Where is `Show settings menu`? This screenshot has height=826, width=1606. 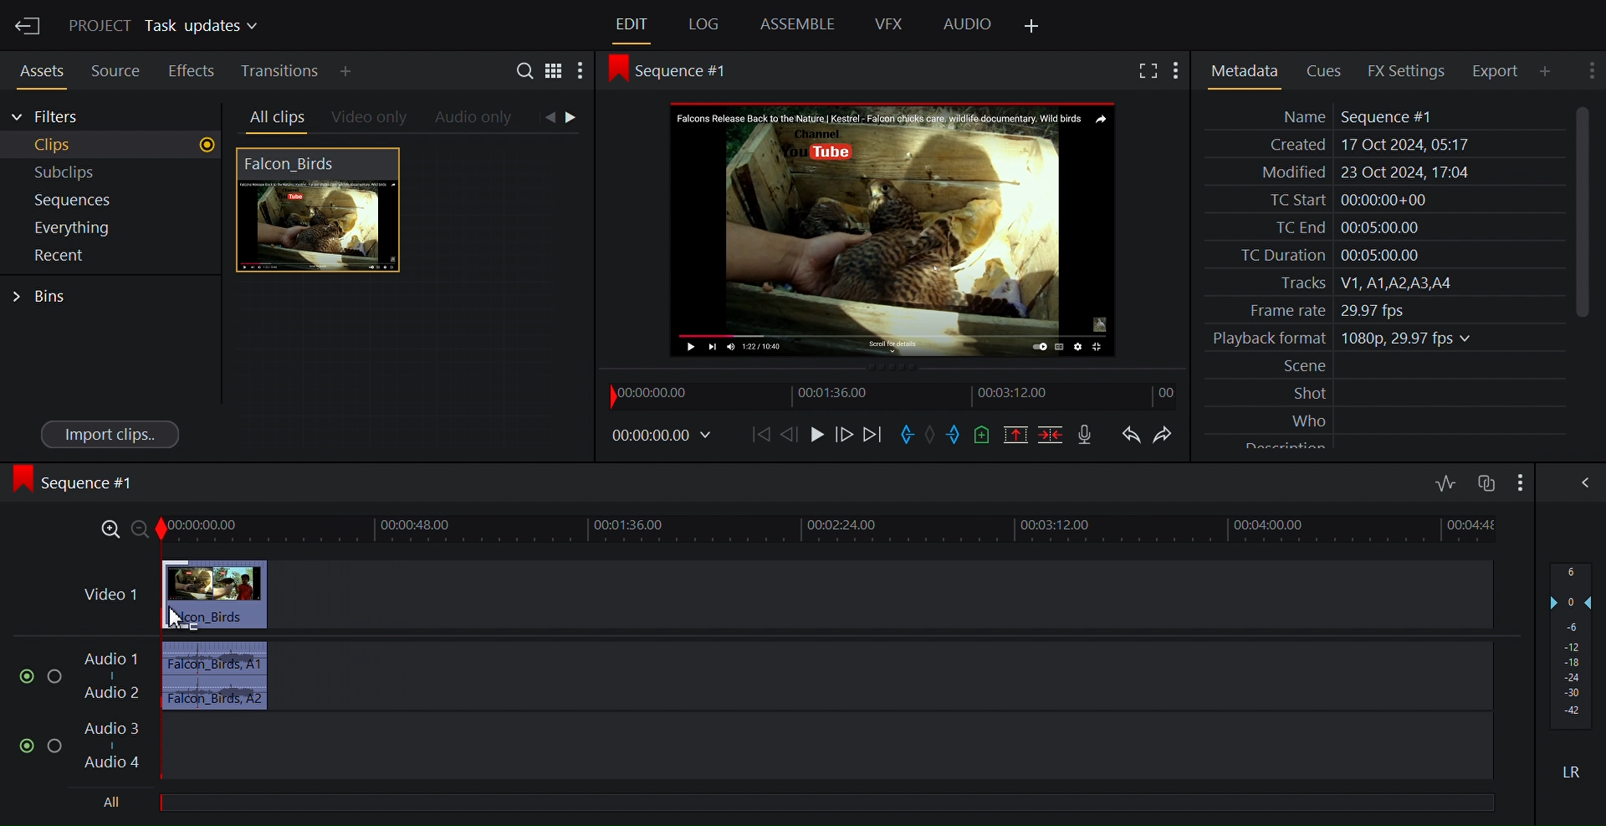 Show settings menu is located at coordinates (1589, 69).